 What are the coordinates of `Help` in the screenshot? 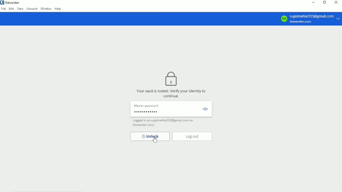 It's located at (59, 9).